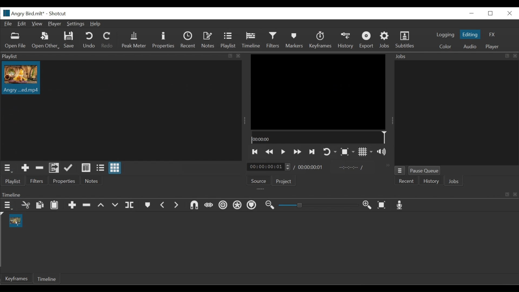 This screenshot has height=292, width=519. Describe the element at coordinates (8, 206) in the screenshot. I see `Timeline menu` at that location.